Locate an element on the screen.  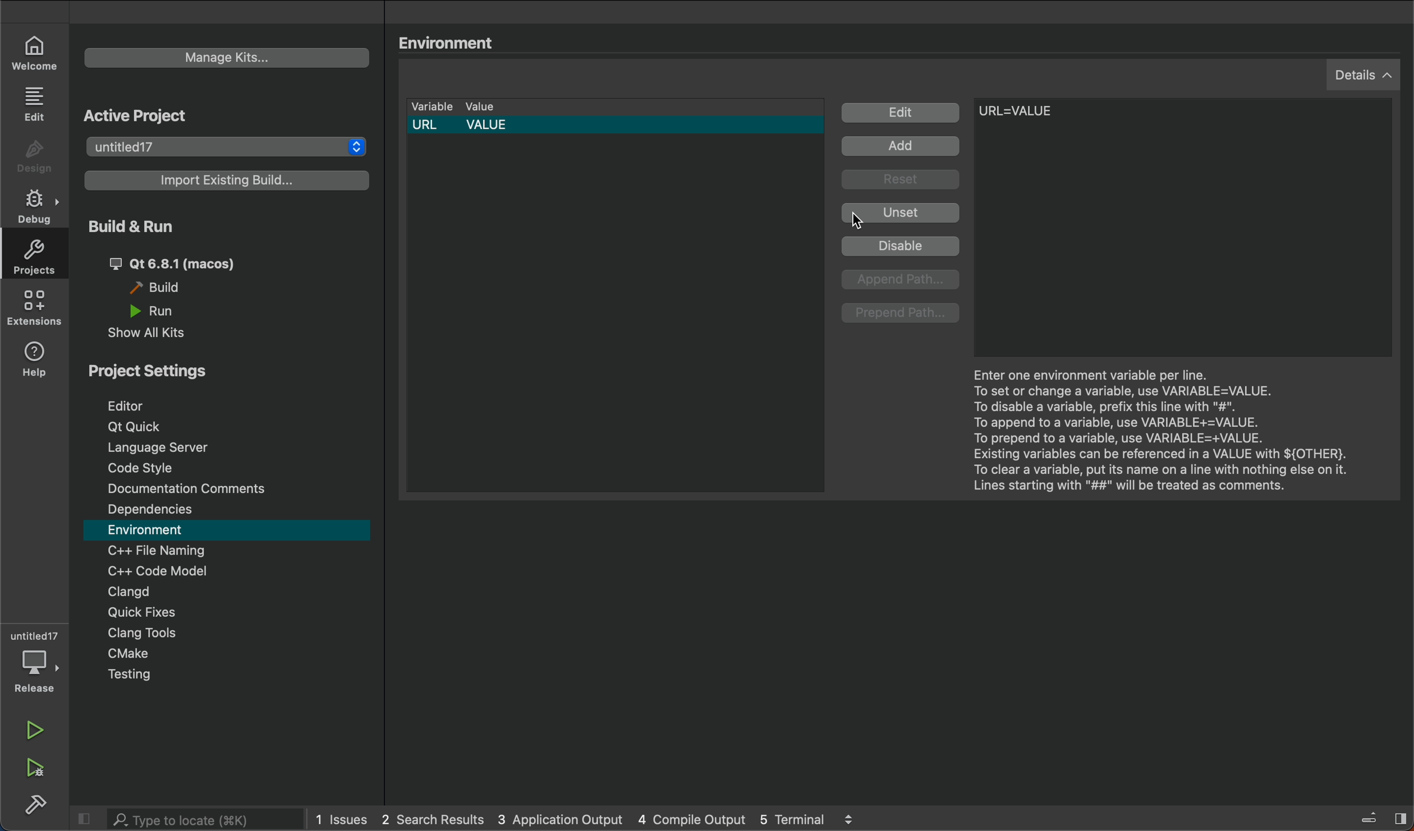
design is located at coordinates (35, 156).